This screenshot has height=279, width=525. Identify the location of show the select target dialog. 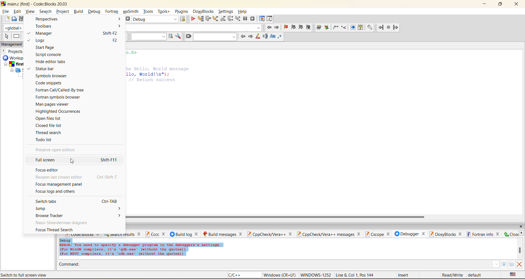
(185, 19).